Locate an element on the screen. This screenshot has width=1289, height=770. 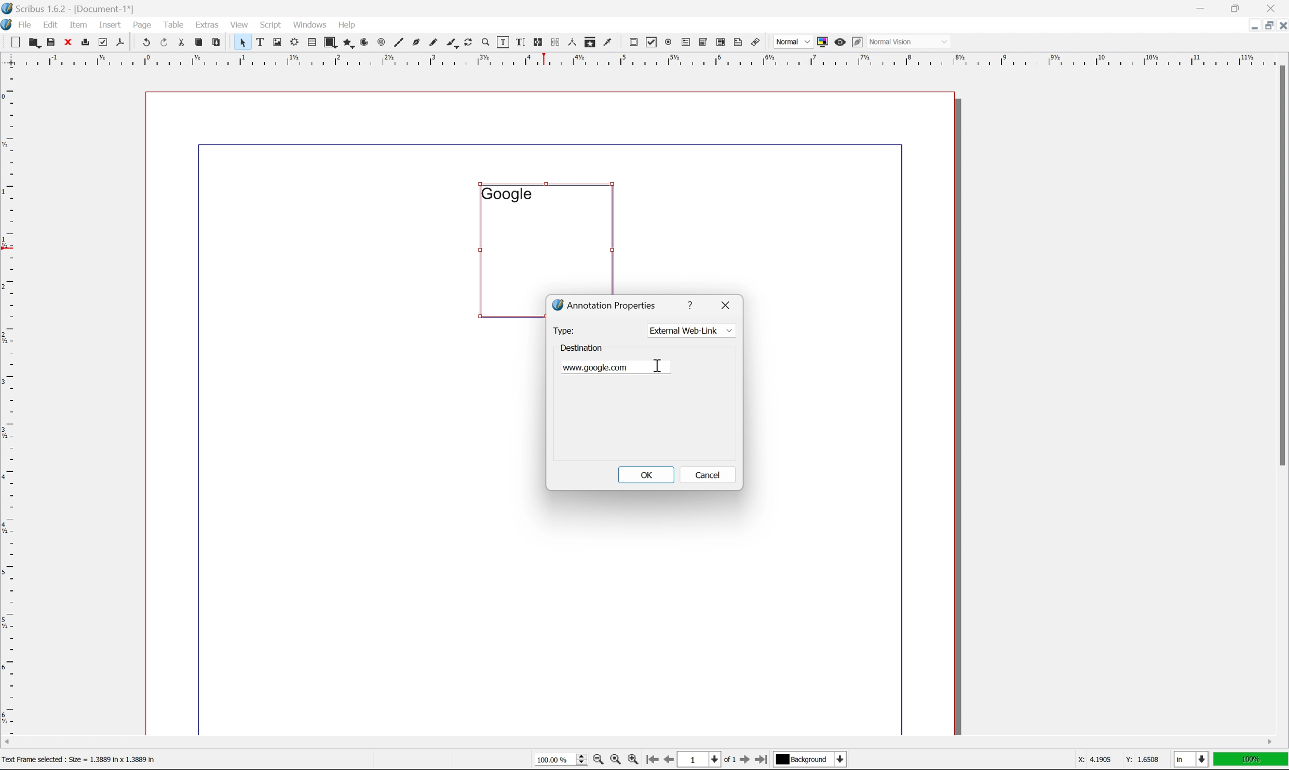
save is located at coordinates (51, 42).